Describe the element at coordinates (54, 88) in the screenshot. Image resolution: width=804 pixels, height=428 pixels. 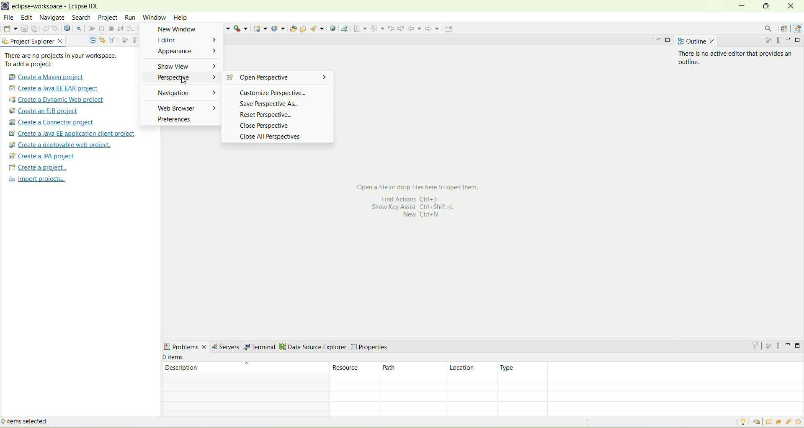
I see `create a Java EE EAR project` at that location.